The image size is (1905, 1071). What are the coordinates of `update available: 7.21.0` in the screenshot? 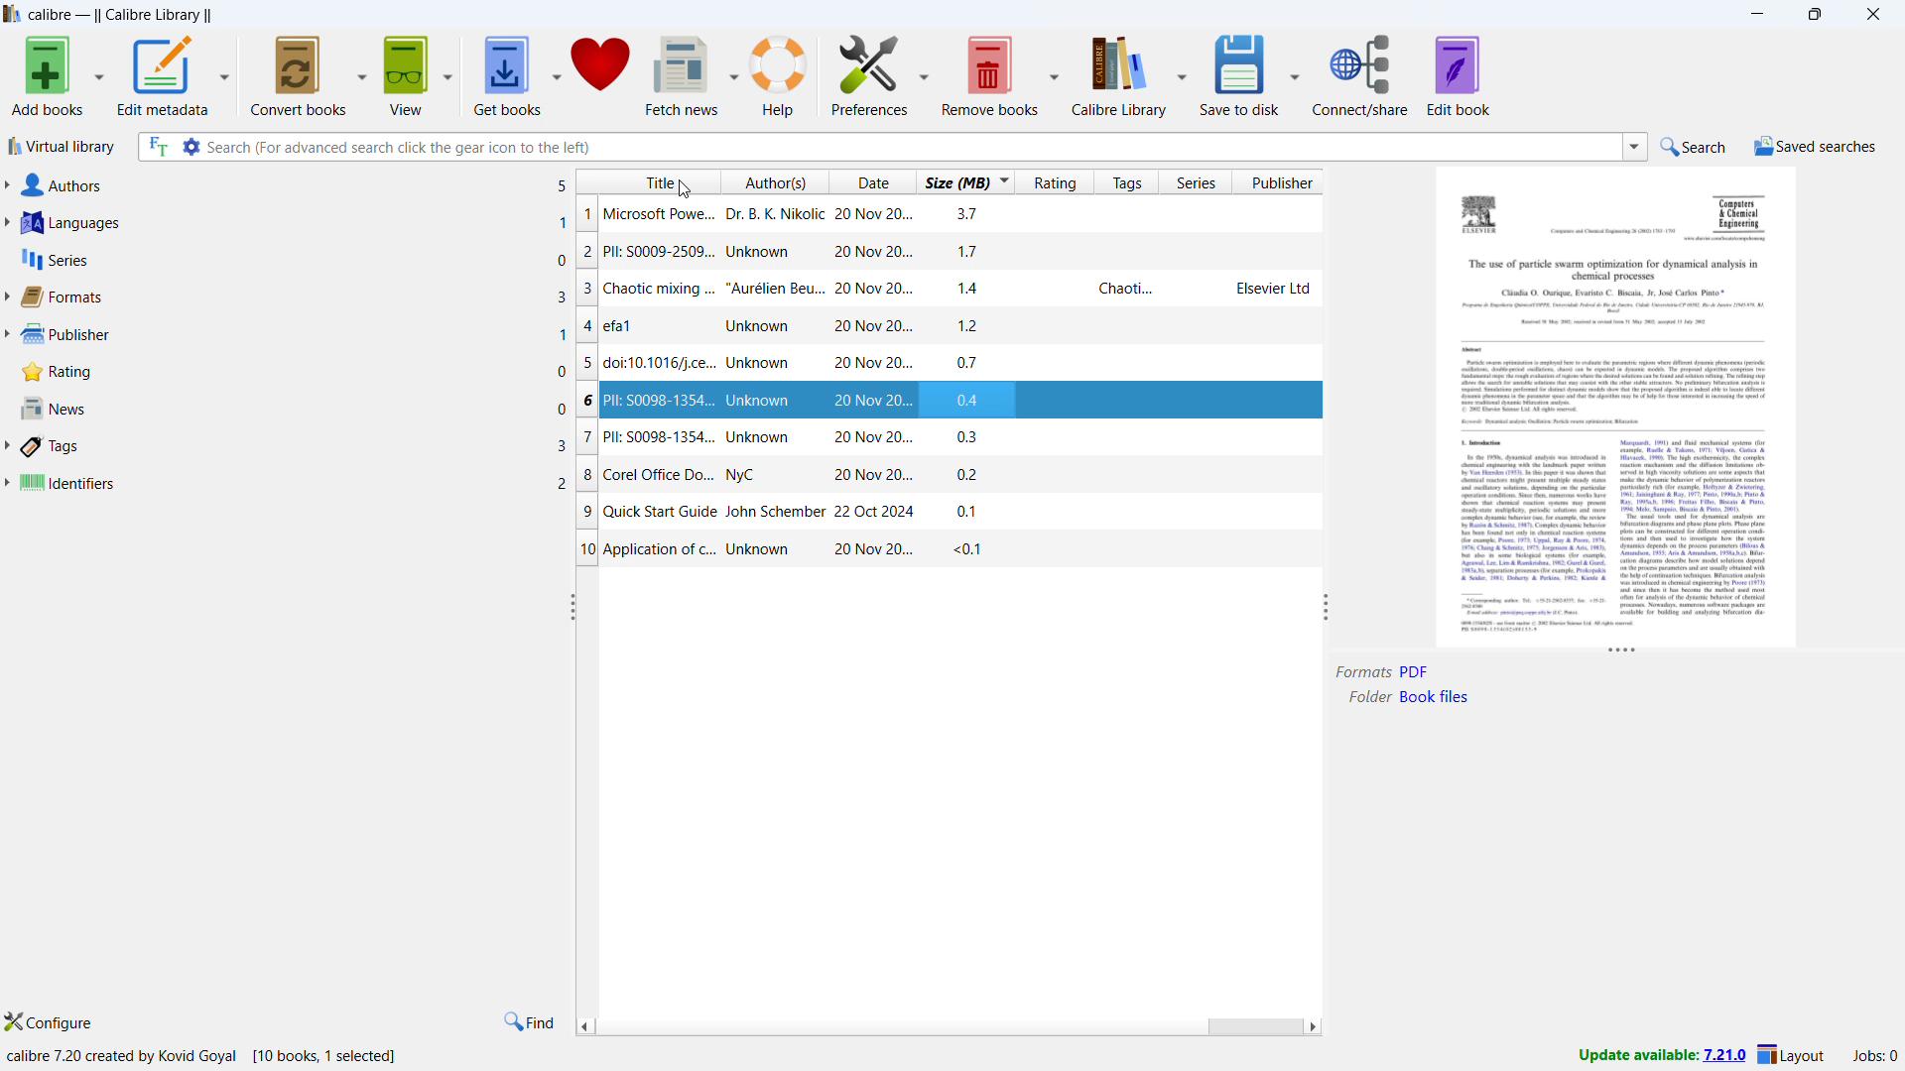 It's located at (1661, 1053).